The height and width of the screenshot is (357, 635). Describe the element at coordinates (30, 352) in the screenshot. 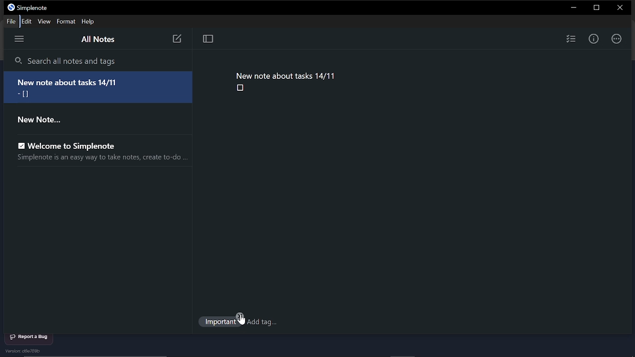

I see `fersion. dbe7880` at that location.